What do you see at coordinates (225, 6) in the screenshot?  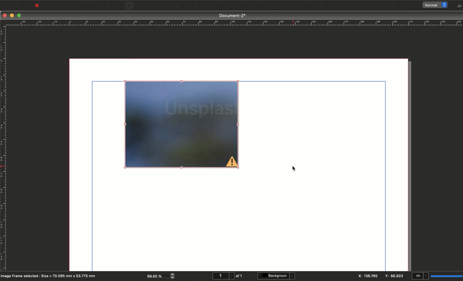 I see `Bézier curve` at bounding box center [225, 6].